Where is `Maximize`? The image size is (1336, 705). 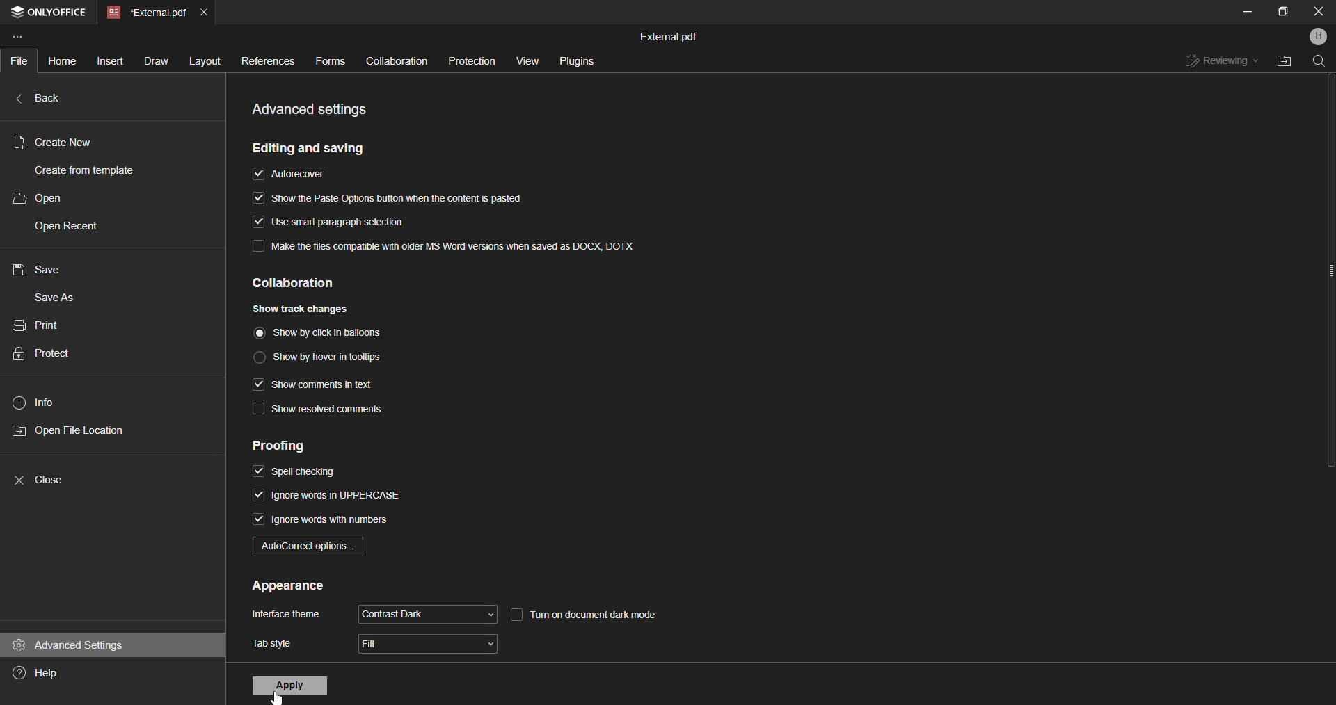 Maximize is located at coordinates (1282, 12).